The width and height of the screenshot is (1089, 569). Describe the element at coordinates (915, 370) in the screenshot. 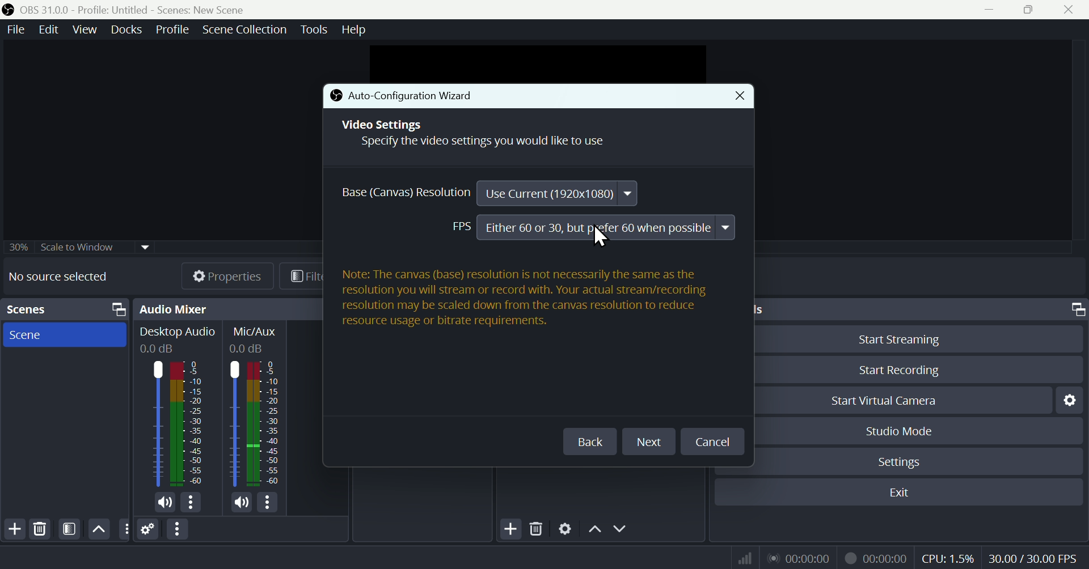

I see `Start Recording` at that location.